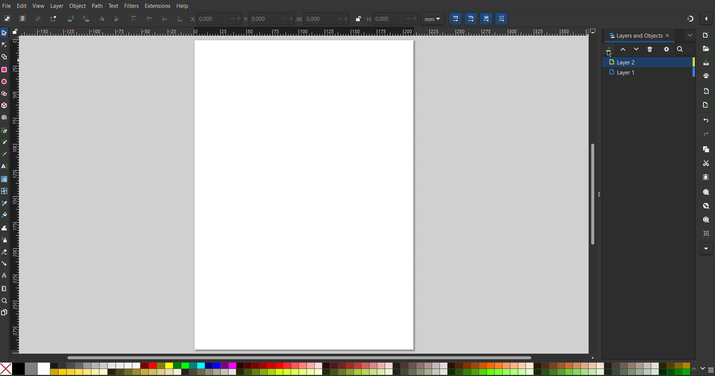  I want to click on Redo, so click(705, 136).